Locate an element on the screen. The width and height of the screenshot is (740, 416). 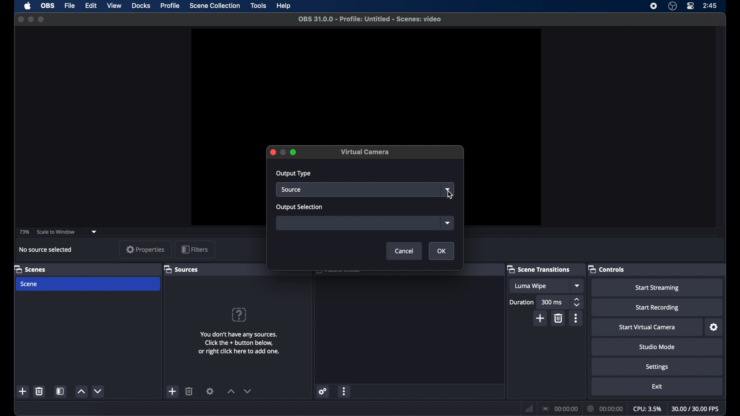
obscure text is located at coordinates (338, 273).